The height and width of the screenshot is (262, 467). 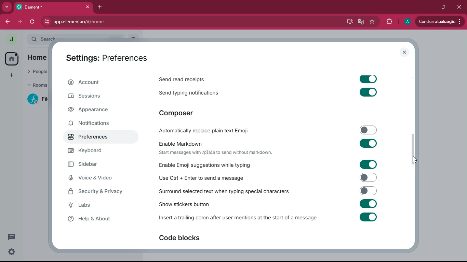 What do you see at coordinates (271, 93) in the screenshot?
I see `Send typing notifications` at bounding box center [271, 93].